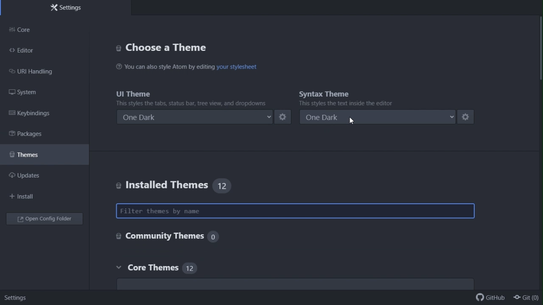 This screenshot has width=543, height=305. What do you see at coordinates (39, 72) in the screenshot?
I see `URI handling` at bounding box center [39, 72].